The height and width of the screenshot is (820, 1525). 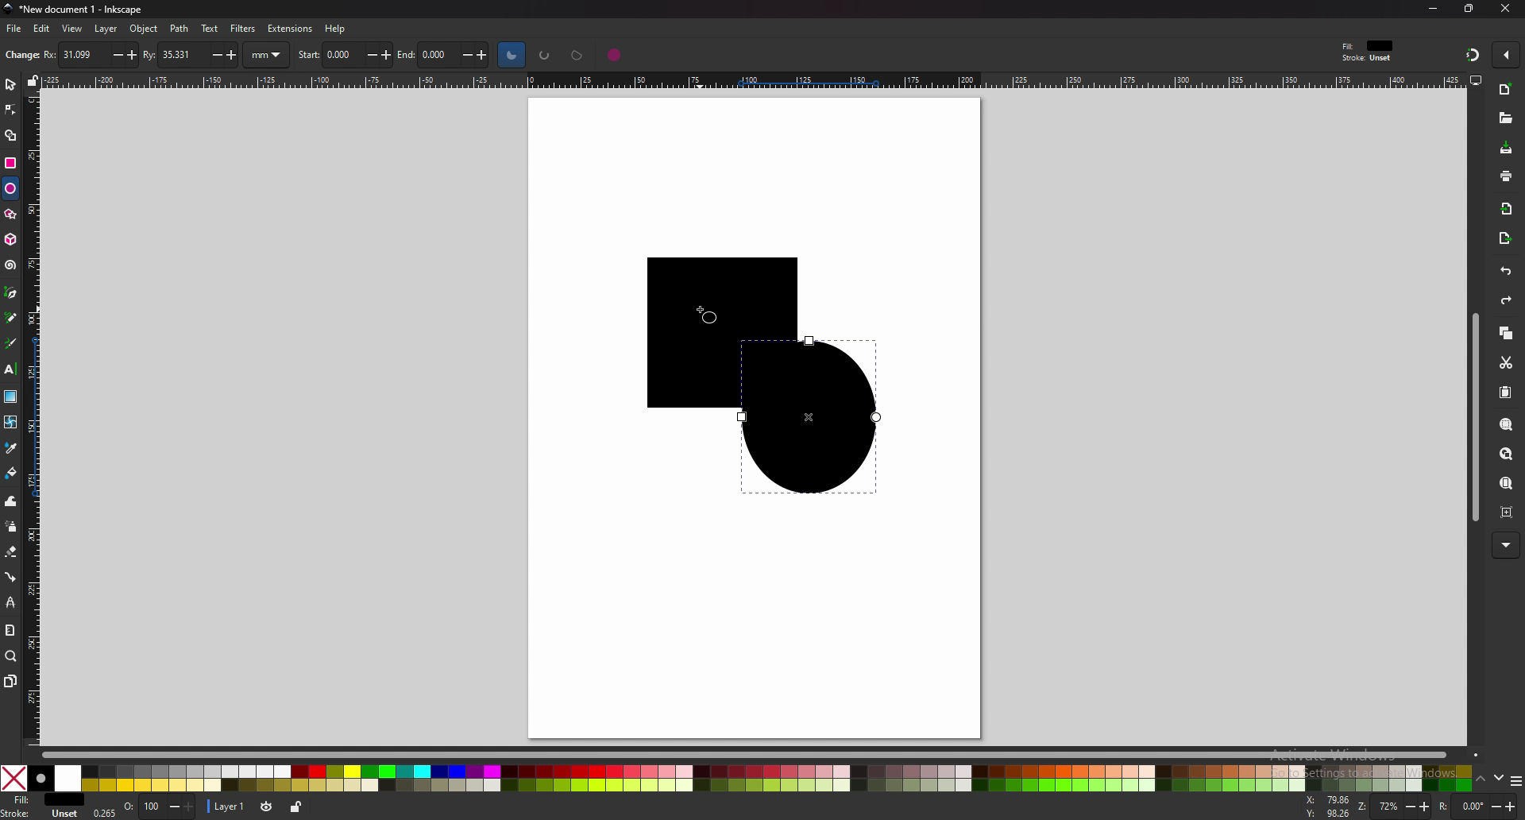 I want to click on shapes, so click(x=744, y=376).